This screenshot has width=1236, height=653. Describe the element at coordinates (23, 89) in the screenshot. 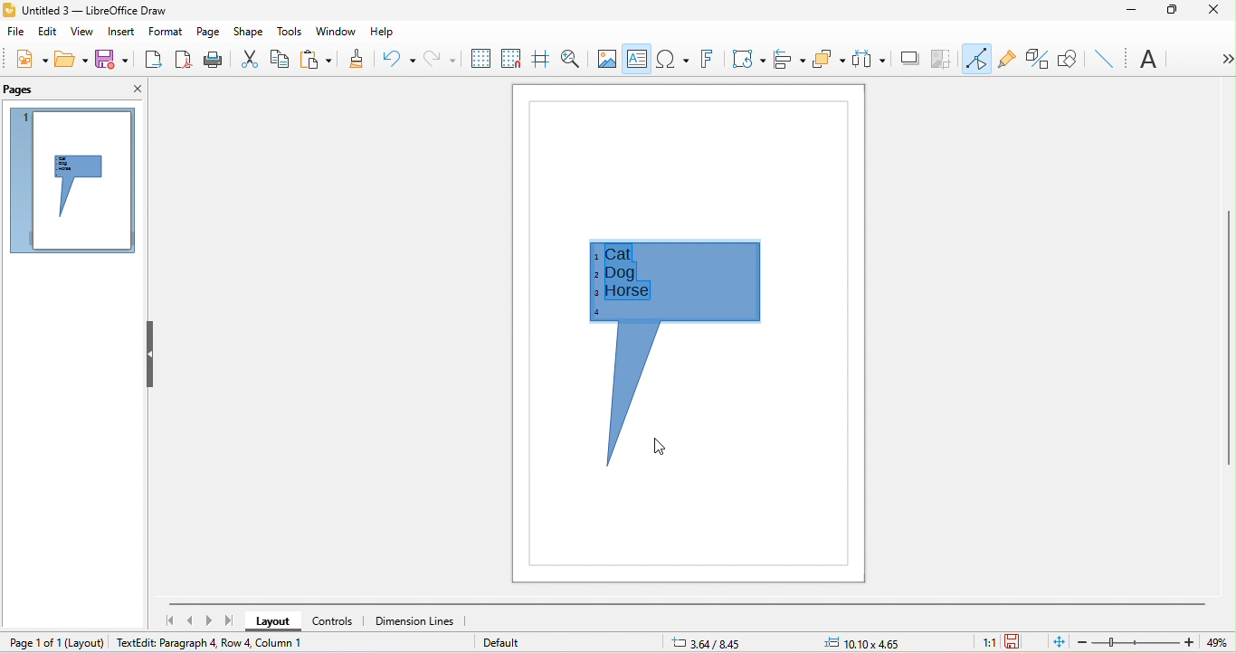

I see `pages` at that location.